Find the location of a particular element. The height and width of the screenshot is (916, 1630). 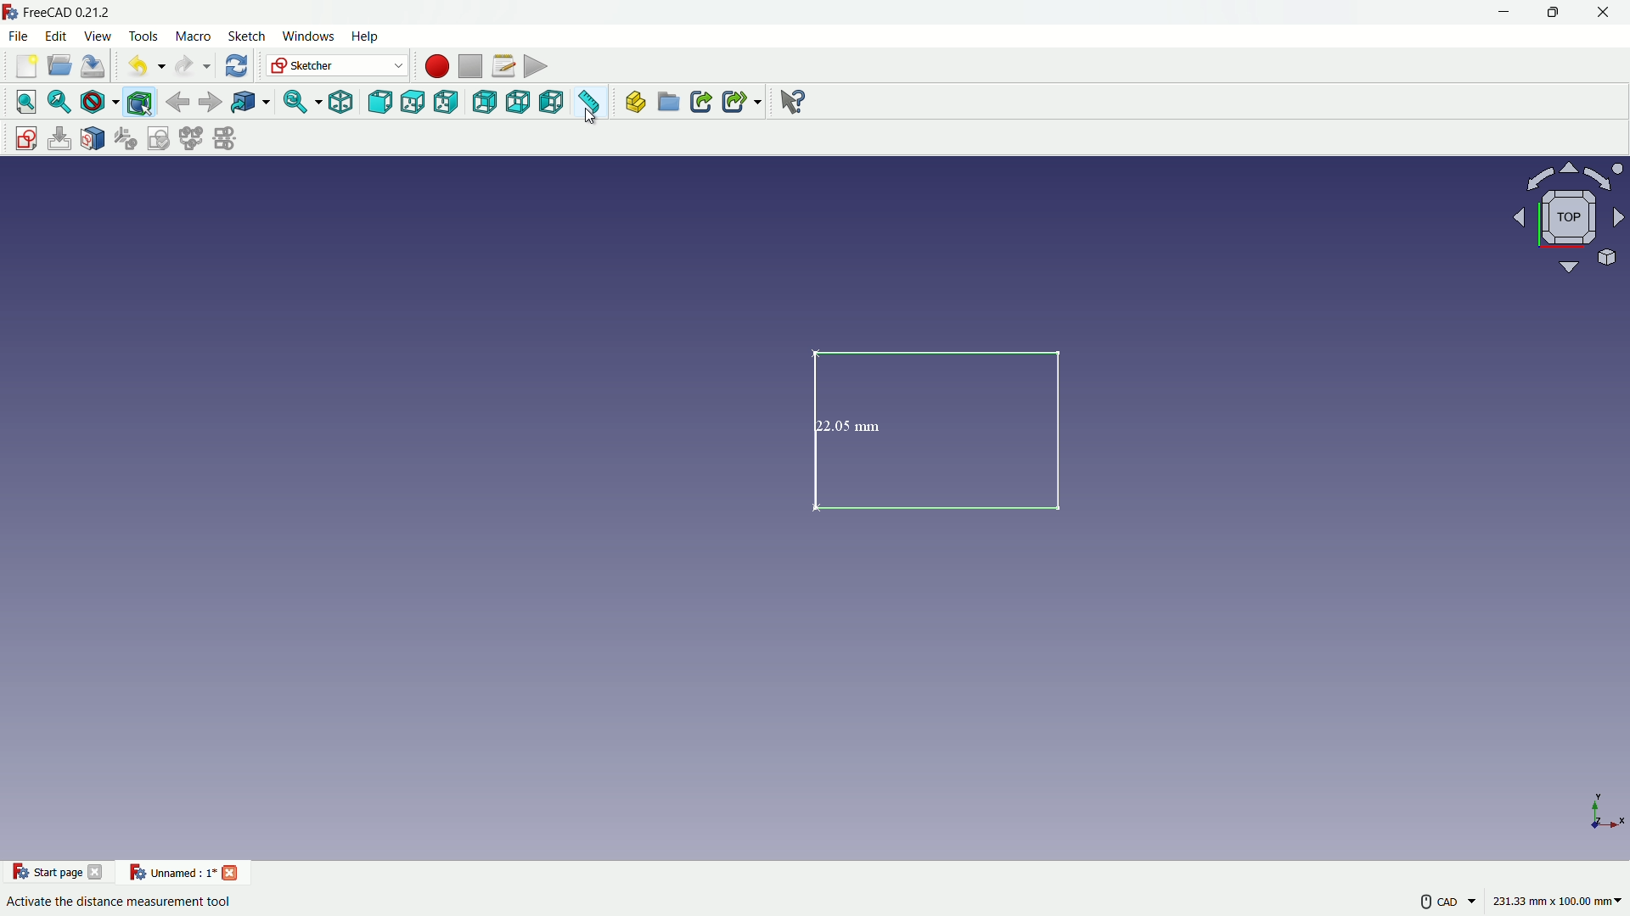

fit selection is located at coordinates (59, 102).